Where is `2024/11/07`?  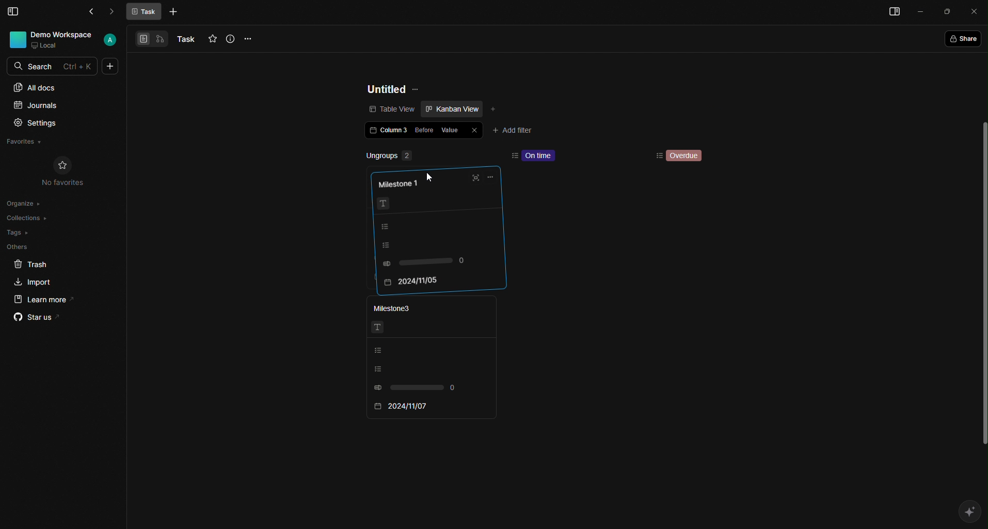 2024/11/07 is located at coordinates (402, 407).